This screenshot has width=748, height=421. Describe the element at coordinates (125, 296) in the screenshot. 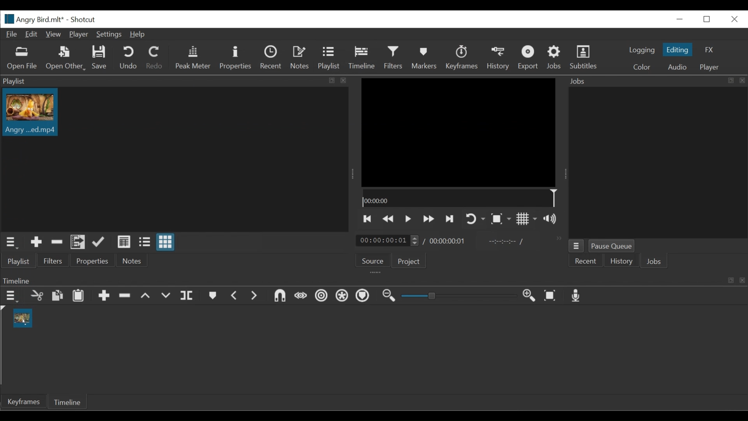

I see `Ripple Delete` at that location.